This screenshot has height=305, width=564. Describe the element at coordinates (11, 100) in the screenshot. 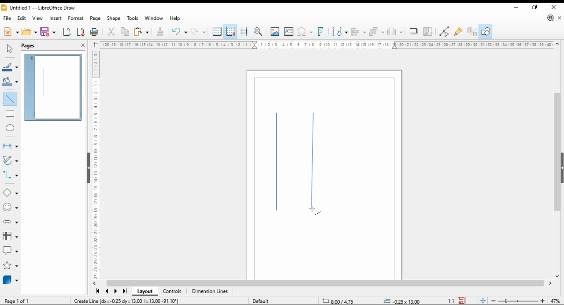

I see `insert line` at that location.